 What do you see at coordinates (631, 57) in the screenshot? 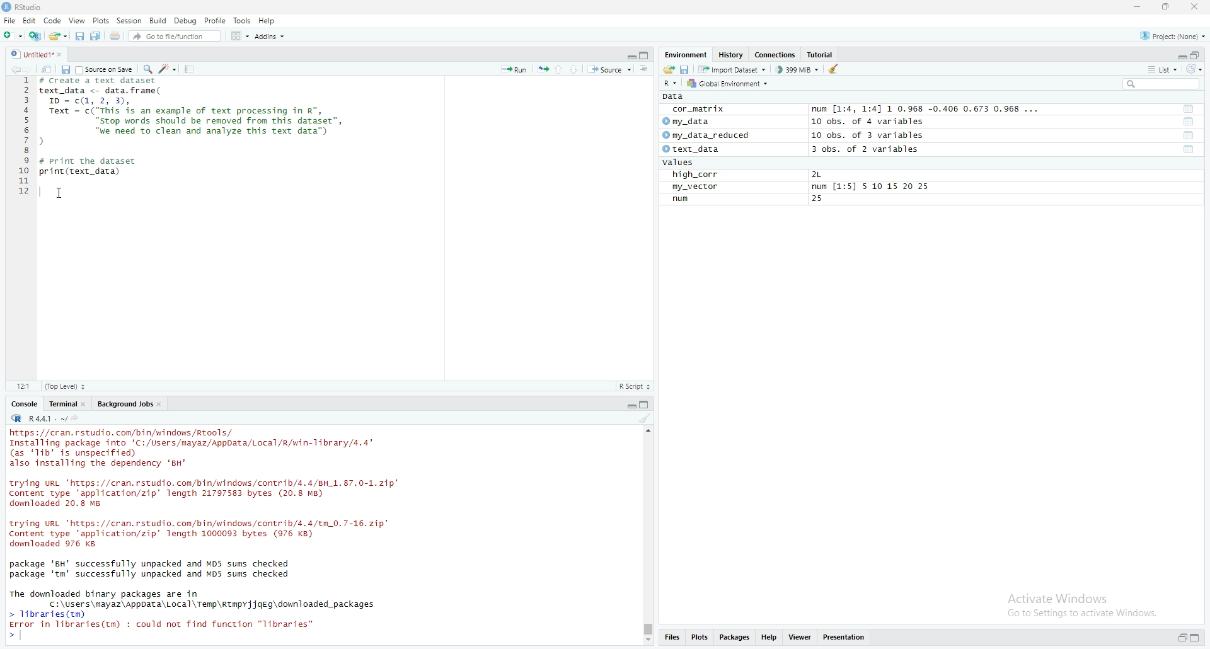
I see `expand` at bounding box center [631, 57].